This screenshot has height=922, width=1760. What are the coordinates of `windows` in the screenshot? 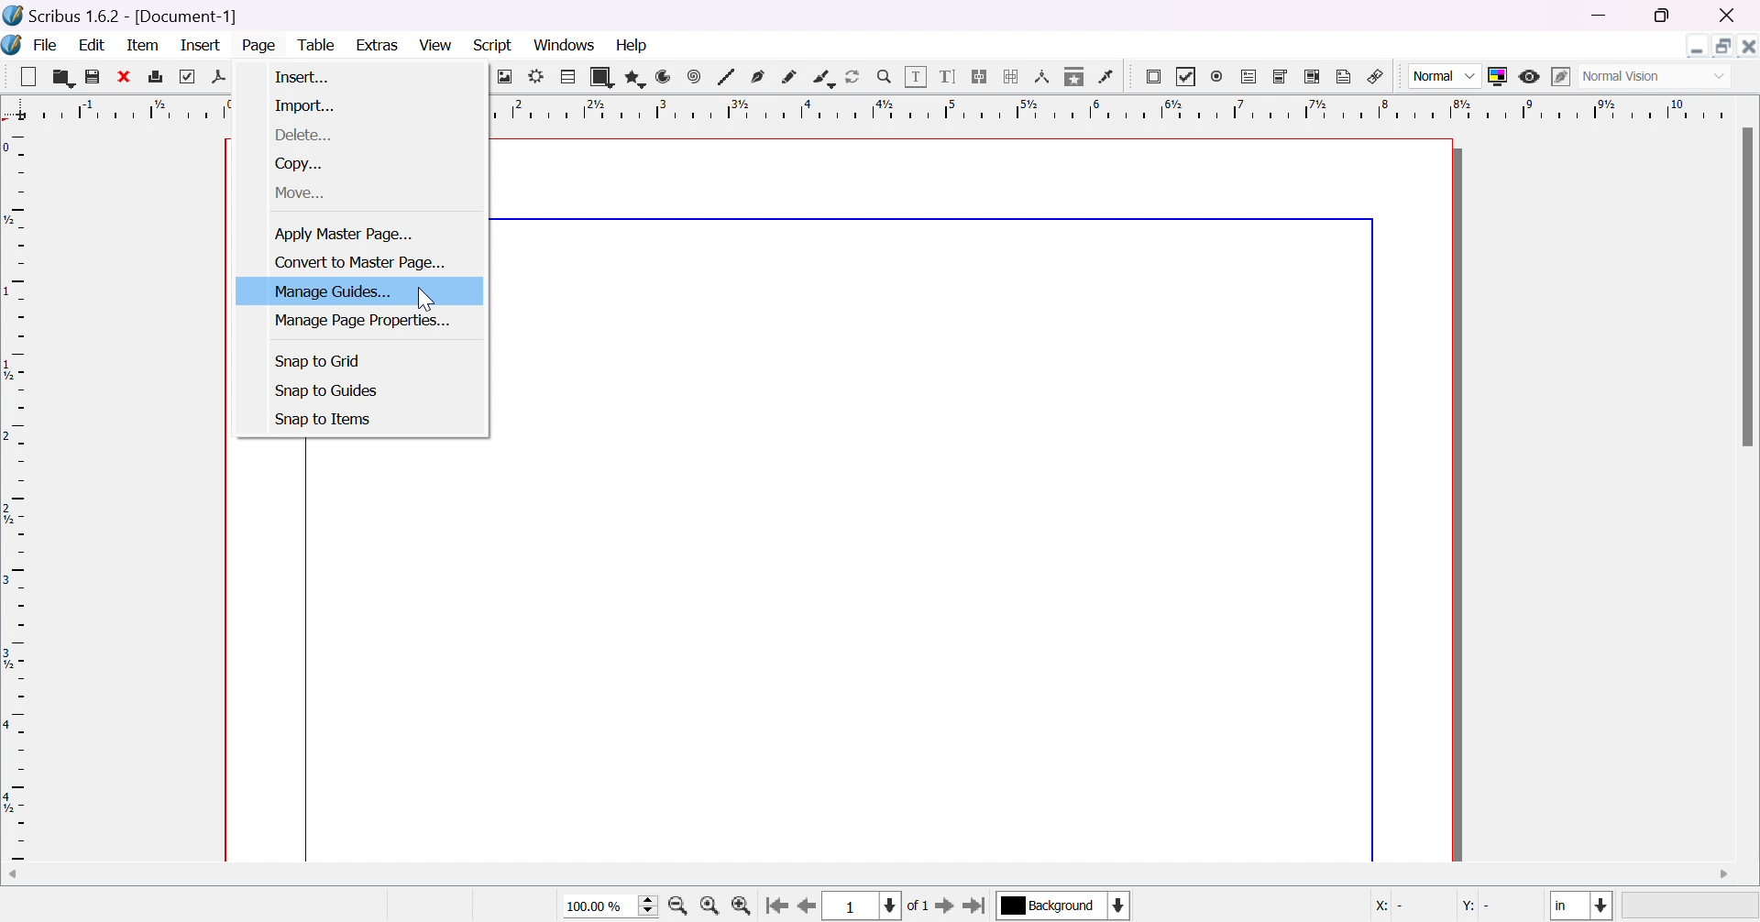 It's located at (562, 46).